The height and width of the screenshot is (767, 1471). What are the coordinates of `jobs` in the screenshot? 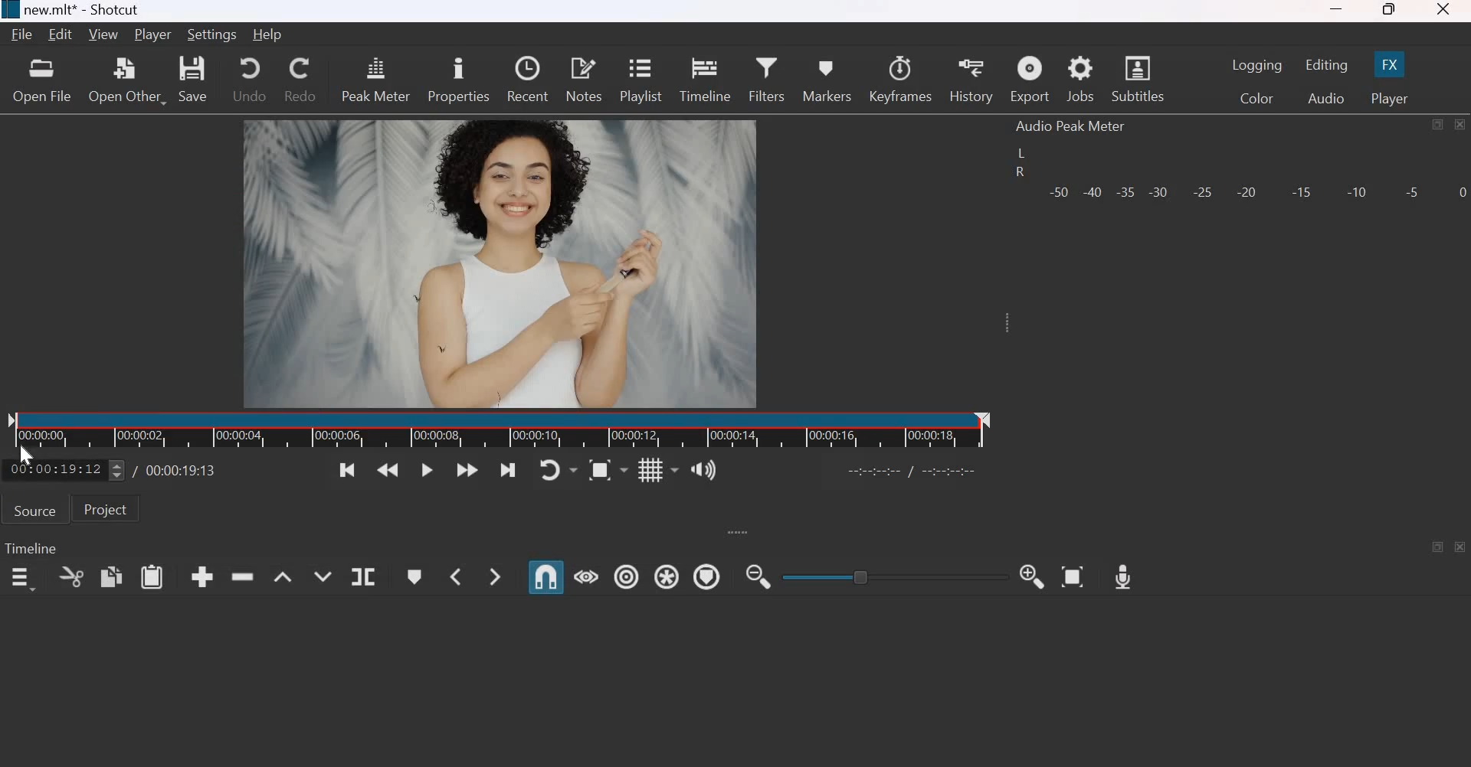 It's located at (1082, 80).